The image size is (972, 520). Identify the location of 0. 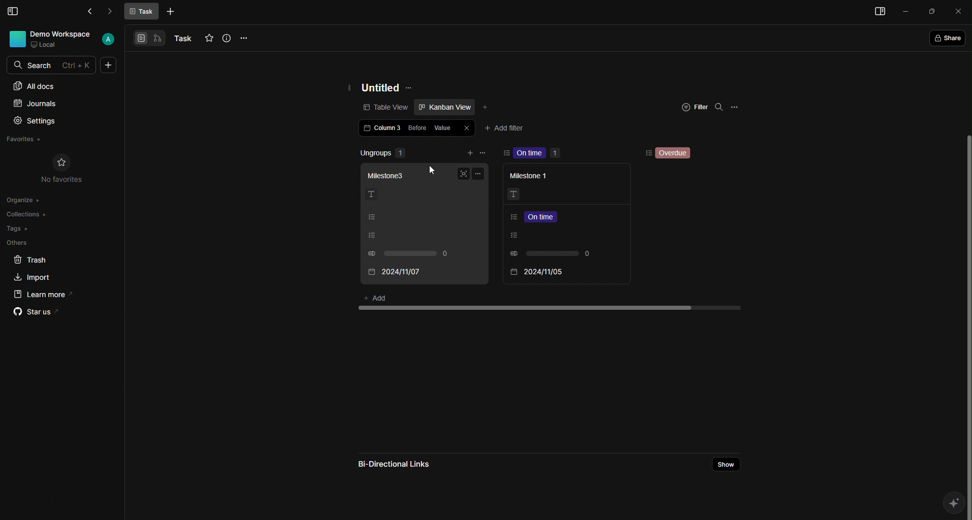
(553, 254).